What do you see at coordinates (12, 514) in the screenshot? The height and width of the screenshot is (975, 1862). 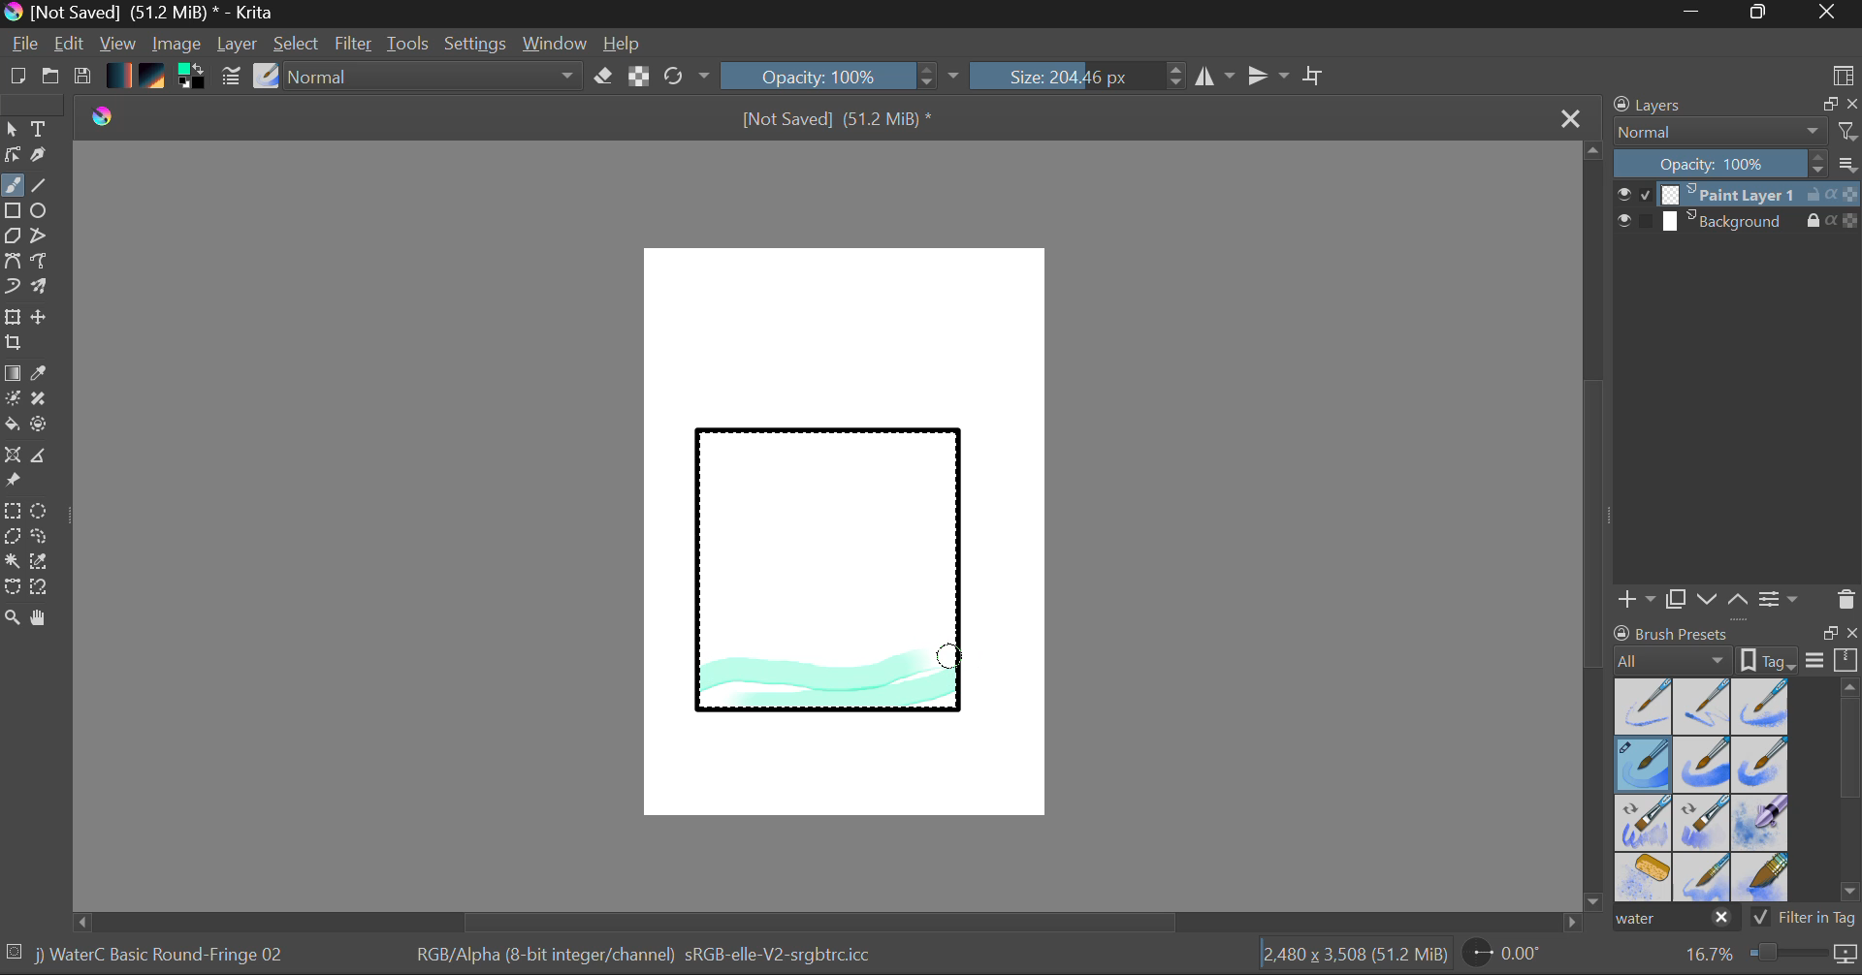 I see `Rectangle Selection Tool` at bounding box center [12, 514].